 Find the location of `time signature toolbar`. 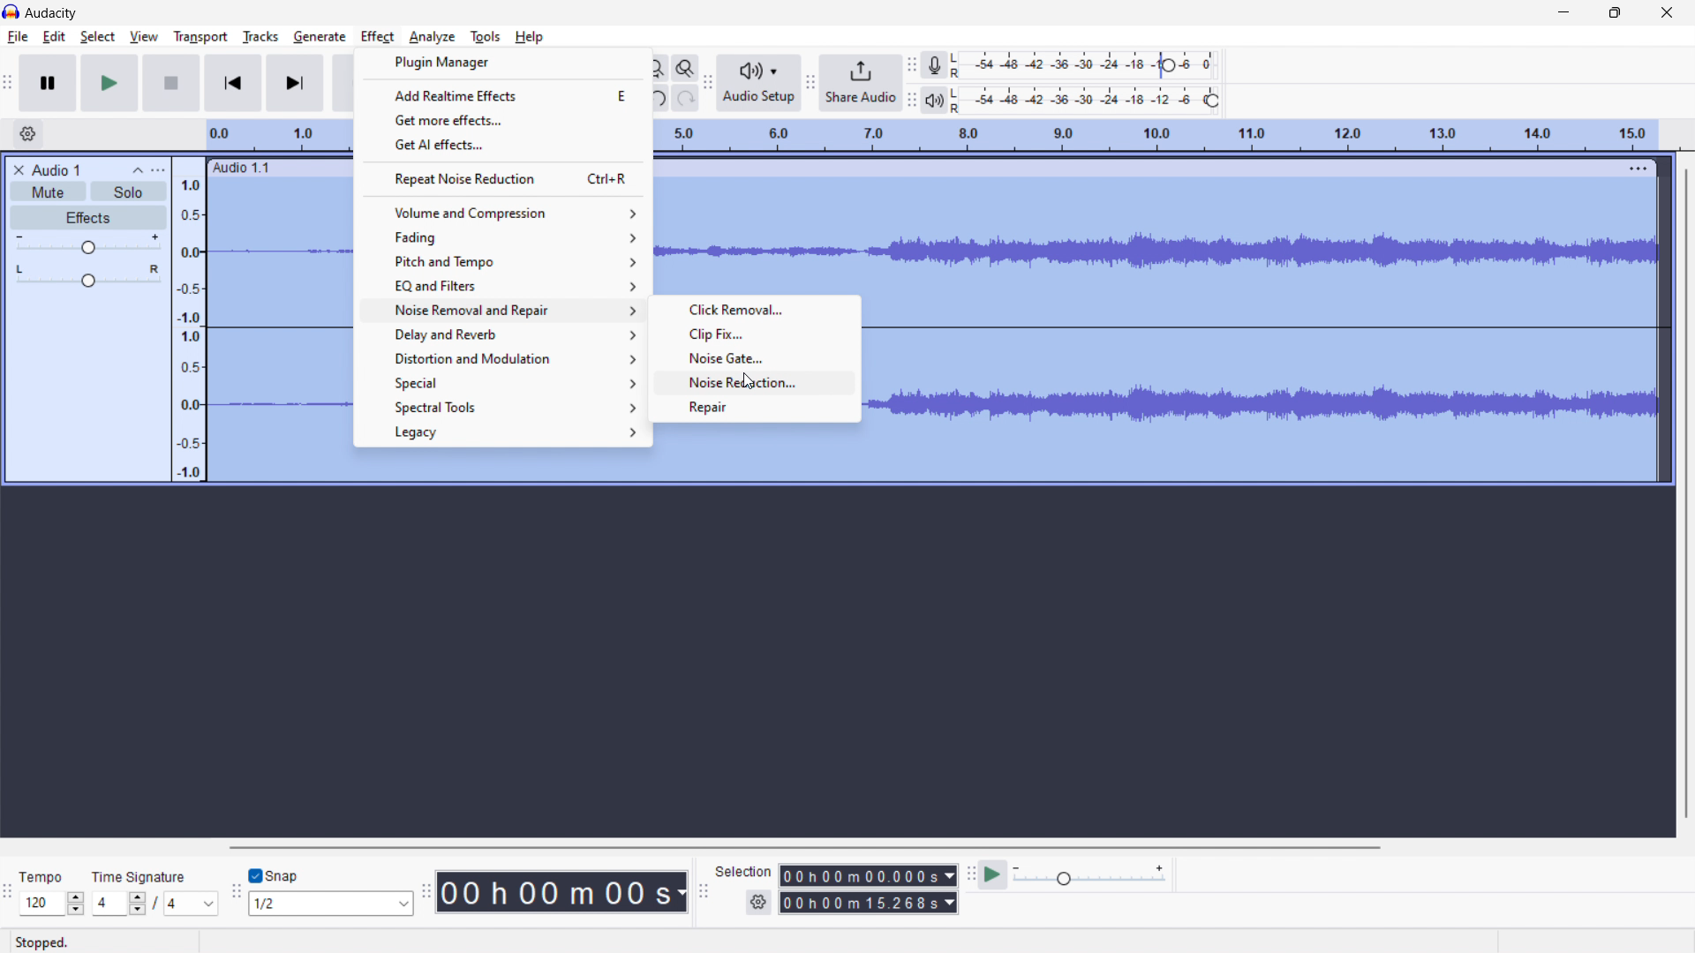

time signature toolbar is located at coordinates (9, 891).